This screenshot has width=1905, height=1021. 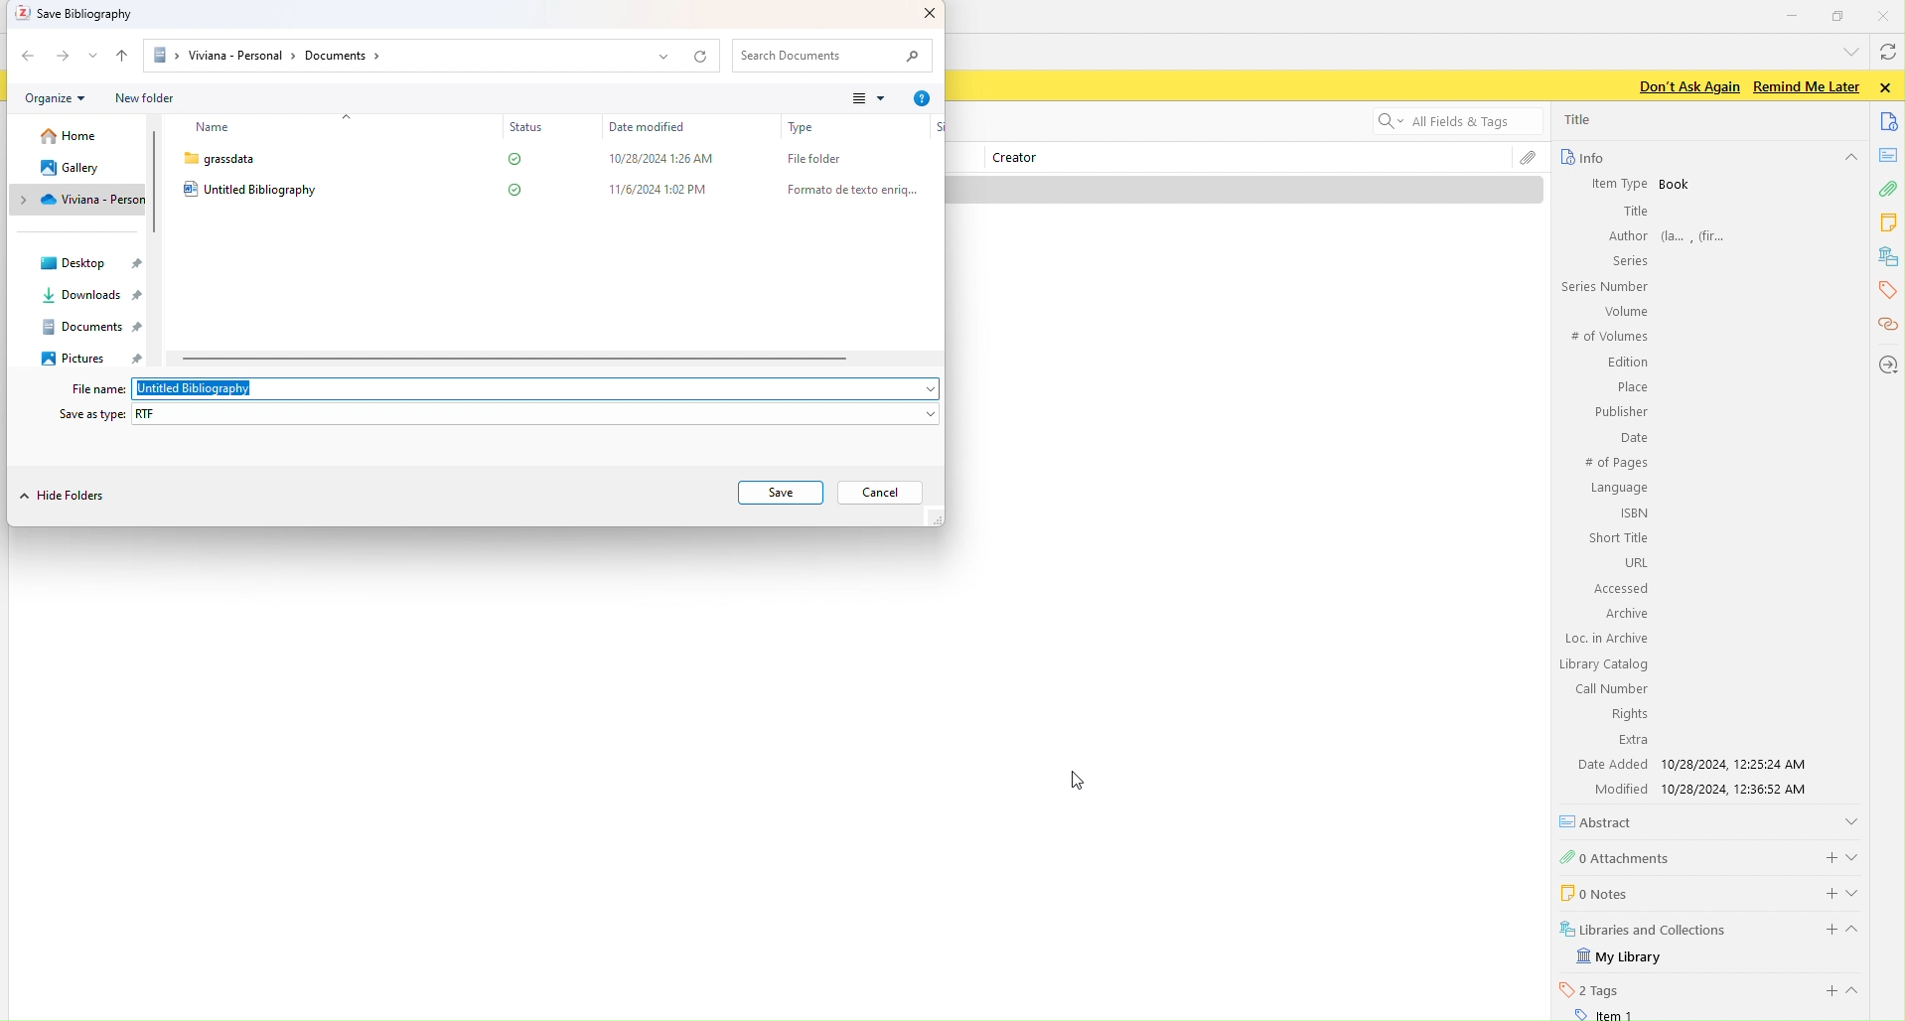 I want to click on notes, so click(x=1890, y=222).